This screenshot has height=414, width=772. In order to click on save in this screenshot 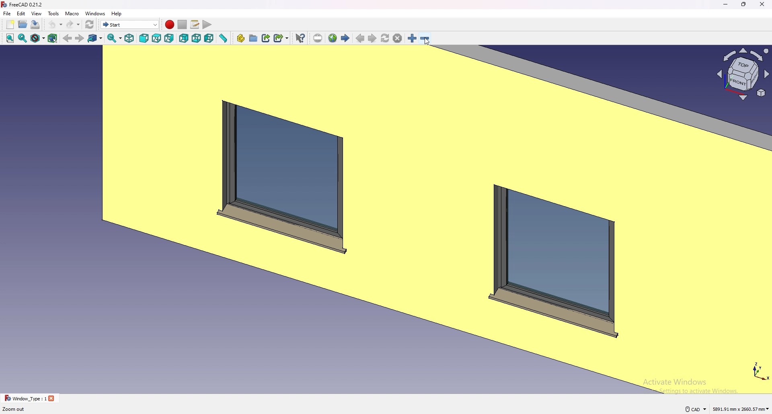, I will do `click(35, 25)`.